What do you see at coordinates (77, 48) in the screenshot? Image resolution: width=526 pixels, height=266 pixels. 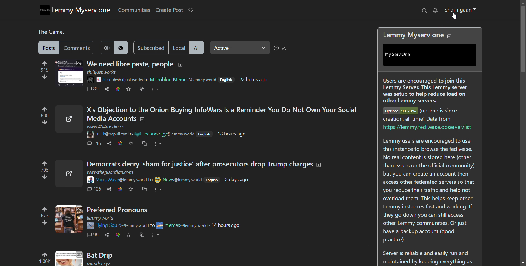 I see `comments` at bounding box center [77, 48].